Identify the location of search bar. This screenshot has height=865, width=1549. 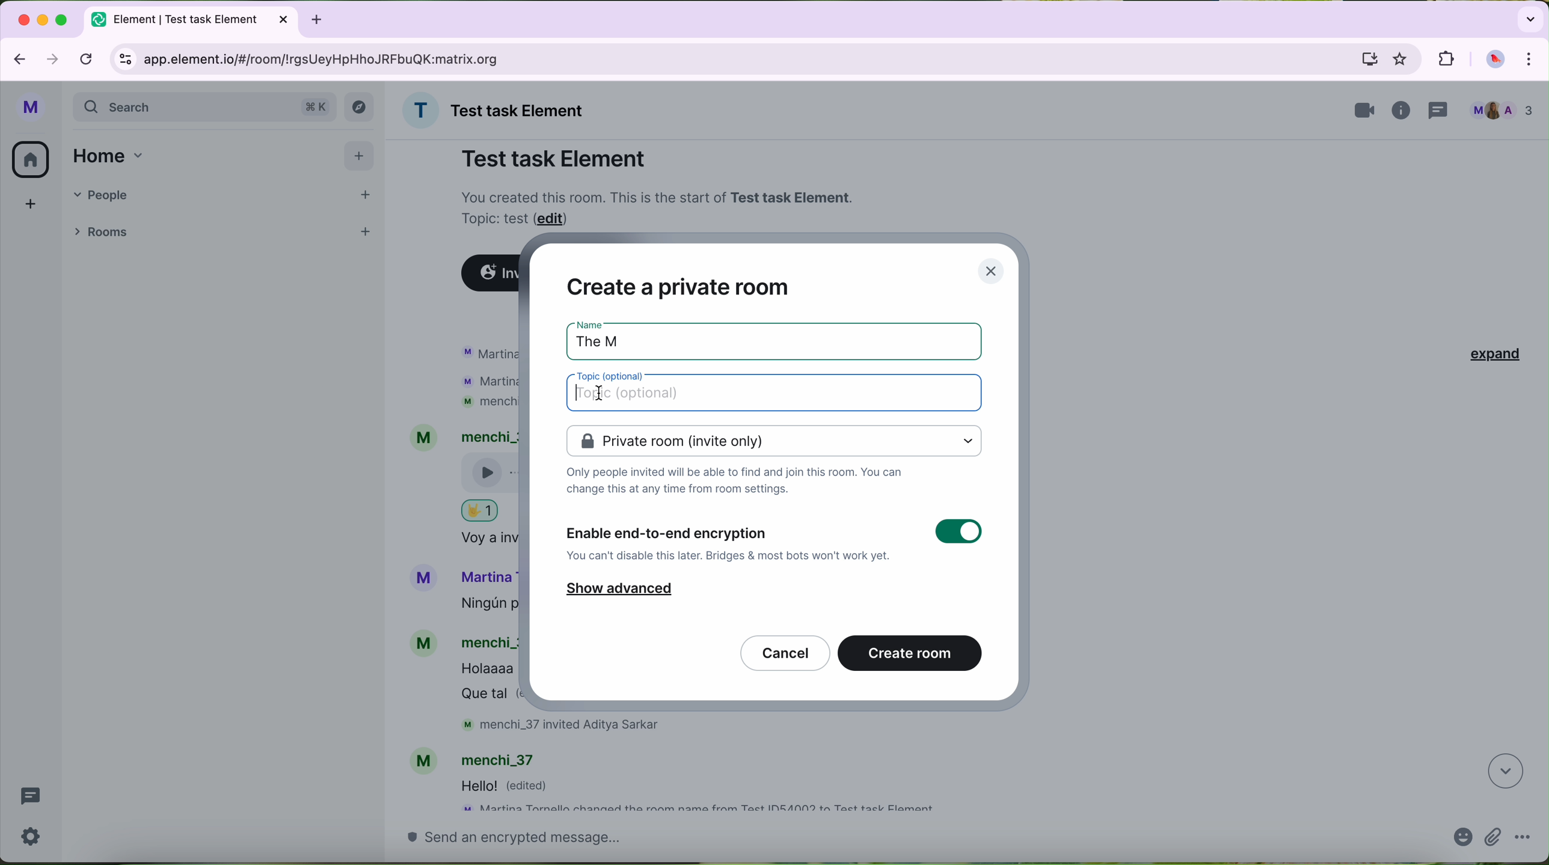
(205, 108).